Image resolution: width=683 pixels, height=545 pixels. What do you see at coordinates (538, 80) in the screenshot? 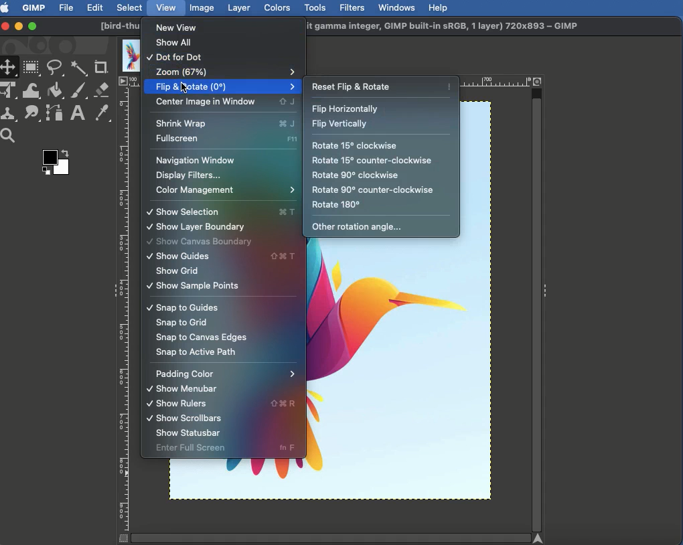
I see `Zoom image when window size changes` at bounding box center [538, 80].